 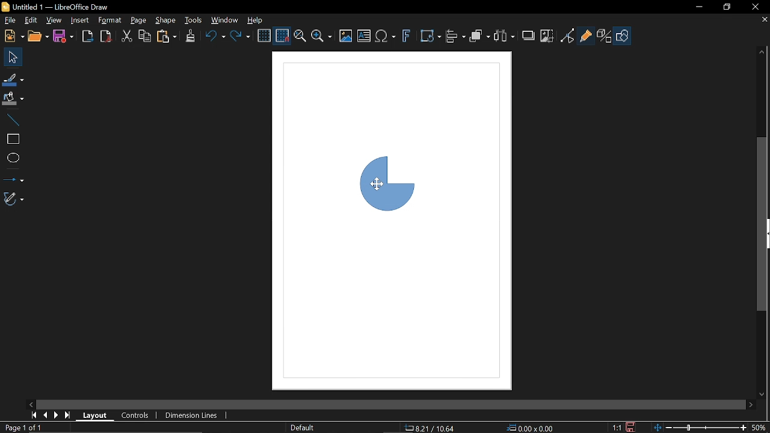 I want to click on Insert, so click(x=80, y=20).